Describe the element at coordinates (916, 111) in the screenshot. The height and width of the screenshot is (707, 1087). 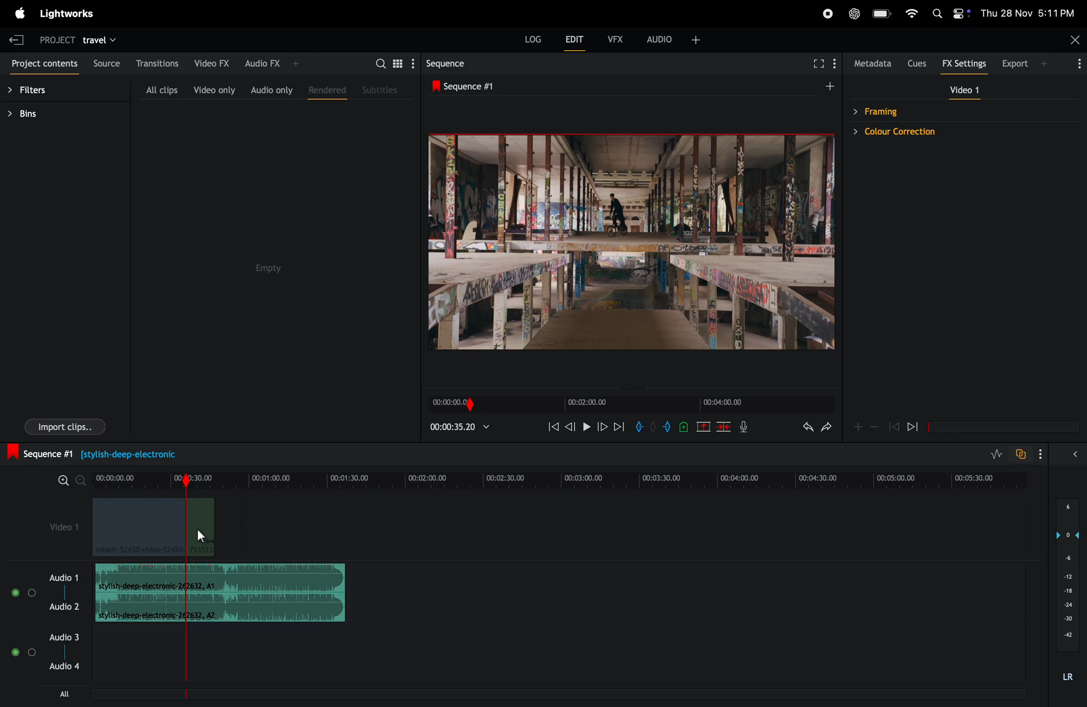
I see `framing` at that location.